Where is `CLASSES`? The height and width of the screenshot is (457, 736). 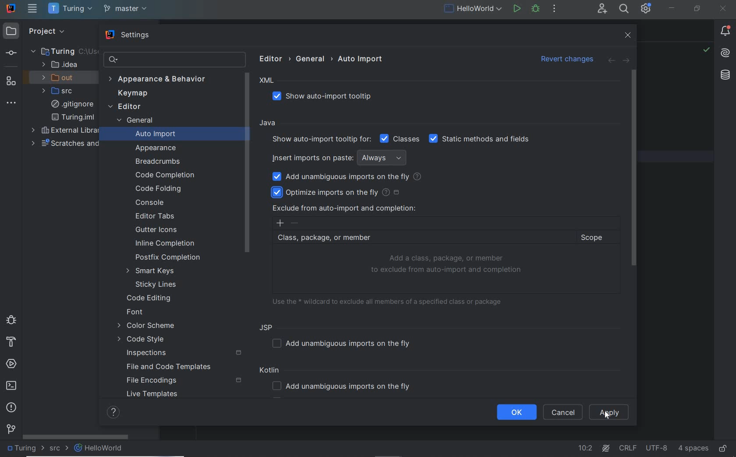 CLASSES is located at coordinates (400, 138).